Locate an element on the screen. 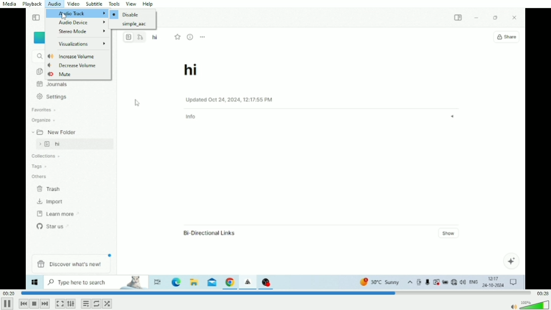  Media is located at coordinates (10, 4).